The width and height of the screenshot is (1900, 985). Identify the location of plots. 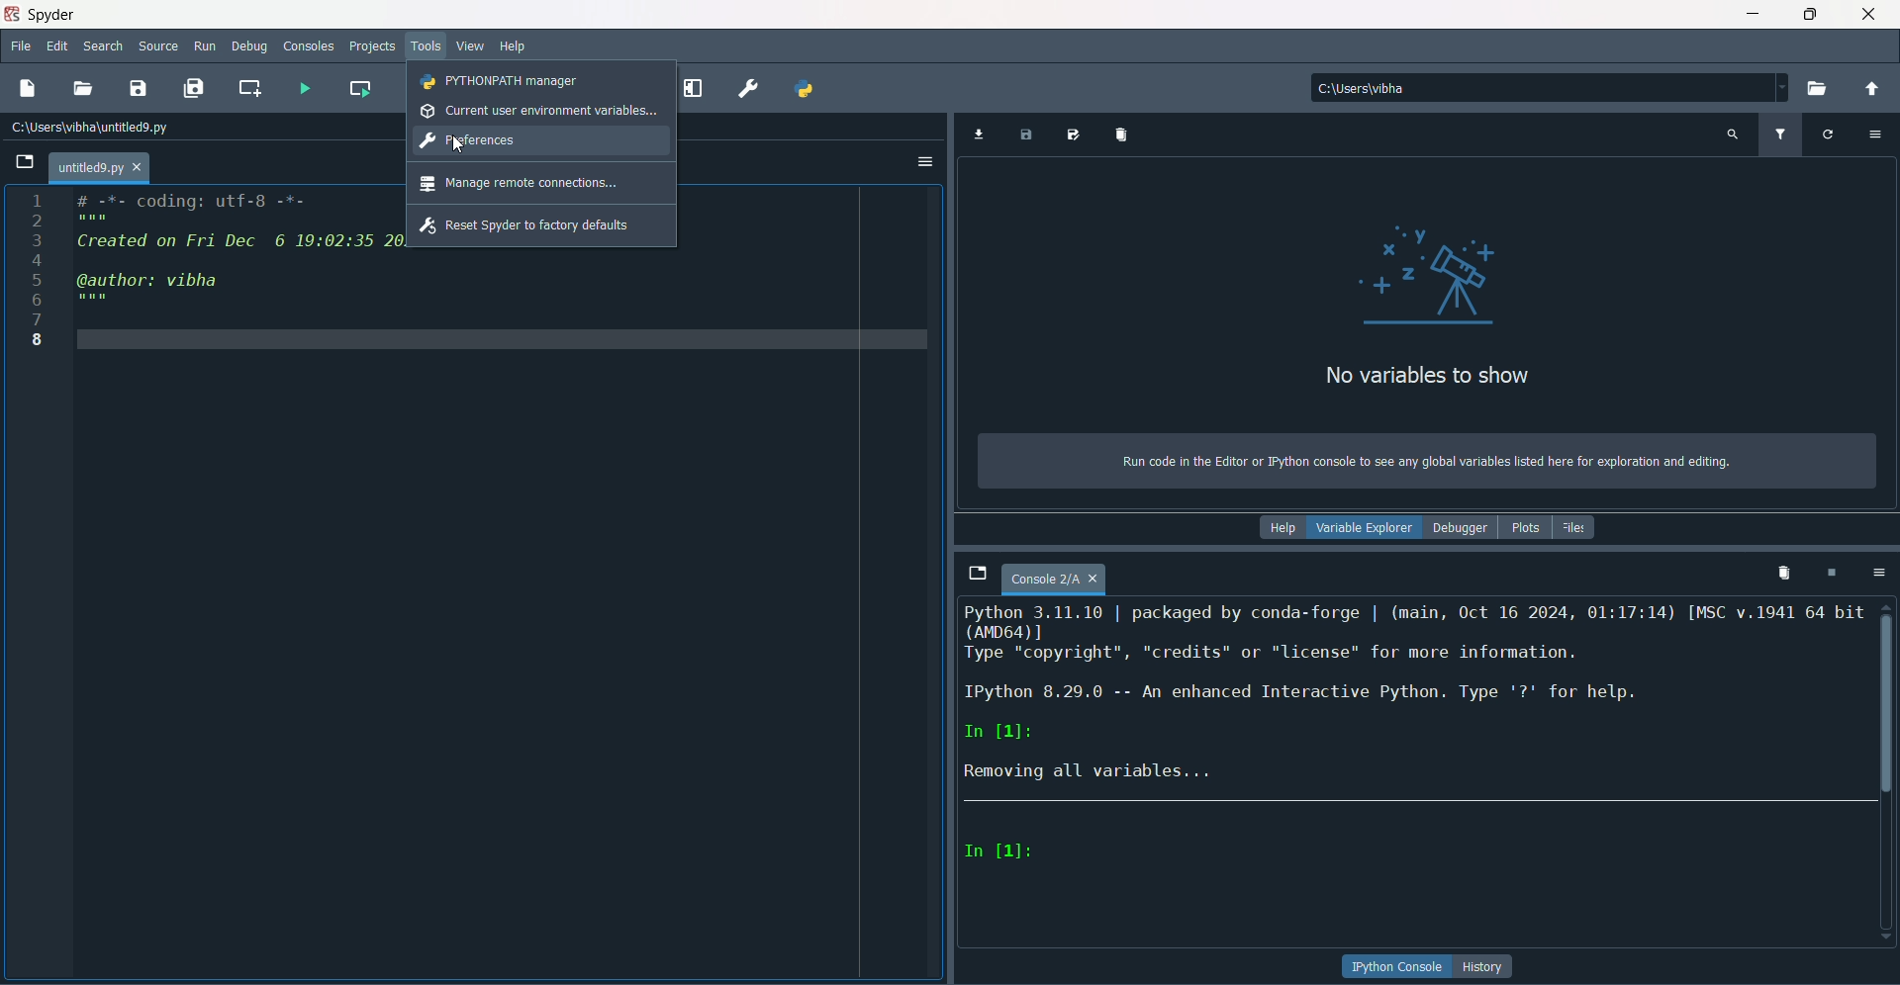
(1523, 528).